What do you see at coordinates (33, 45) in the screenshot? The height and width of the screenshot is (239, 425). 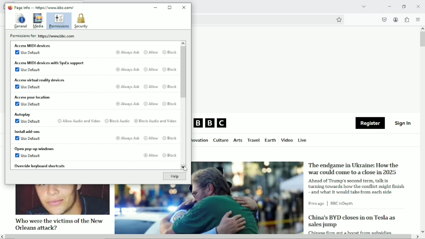 I see `Access MIDI devices` at bounding box center [33, 45].